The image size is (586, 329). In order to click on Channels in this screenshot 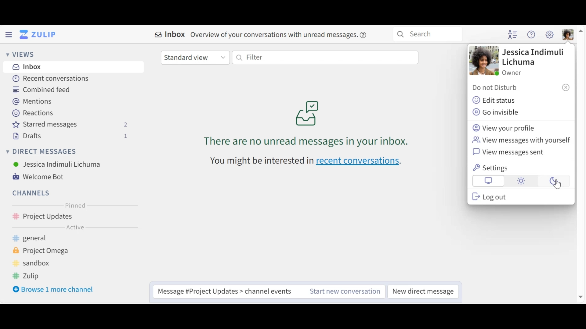, I will do `click(30, 193)`.